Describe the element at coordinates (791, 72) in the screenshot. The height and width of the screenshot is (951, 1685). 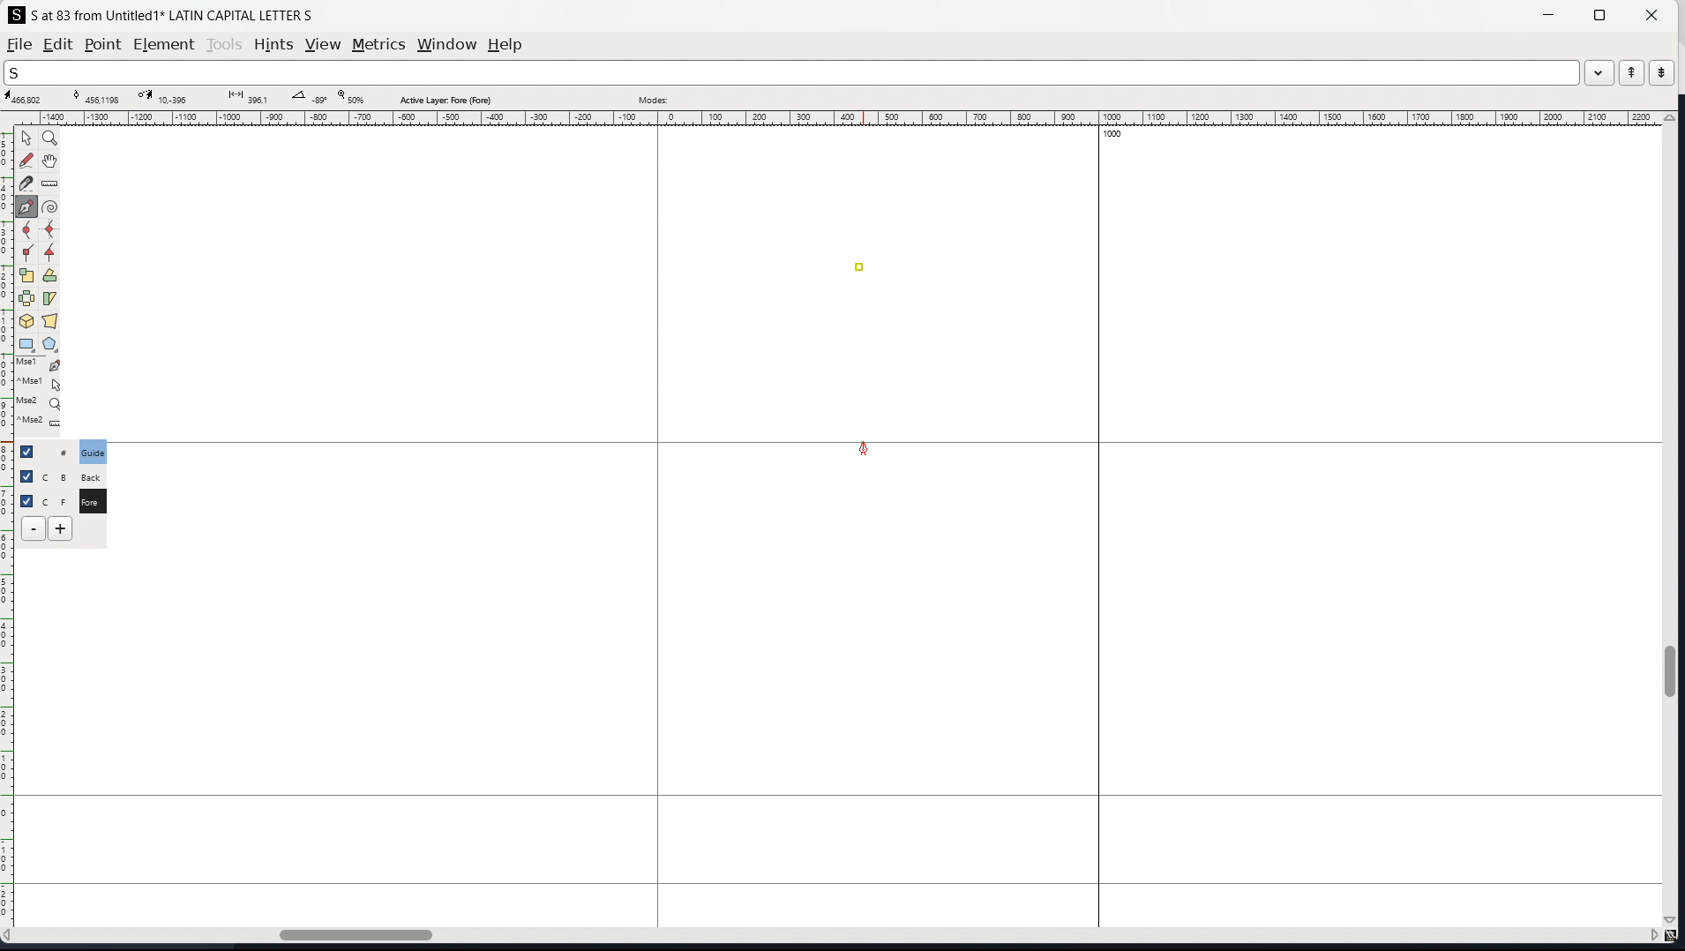
I see `search  the wordlist` at that location.